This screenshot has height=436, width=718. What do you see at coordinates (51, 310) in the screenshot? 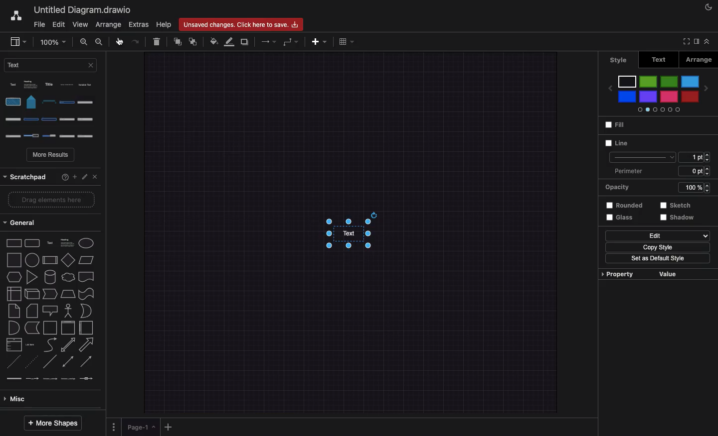
I see `Shapes` at bounding box center [51, 310].